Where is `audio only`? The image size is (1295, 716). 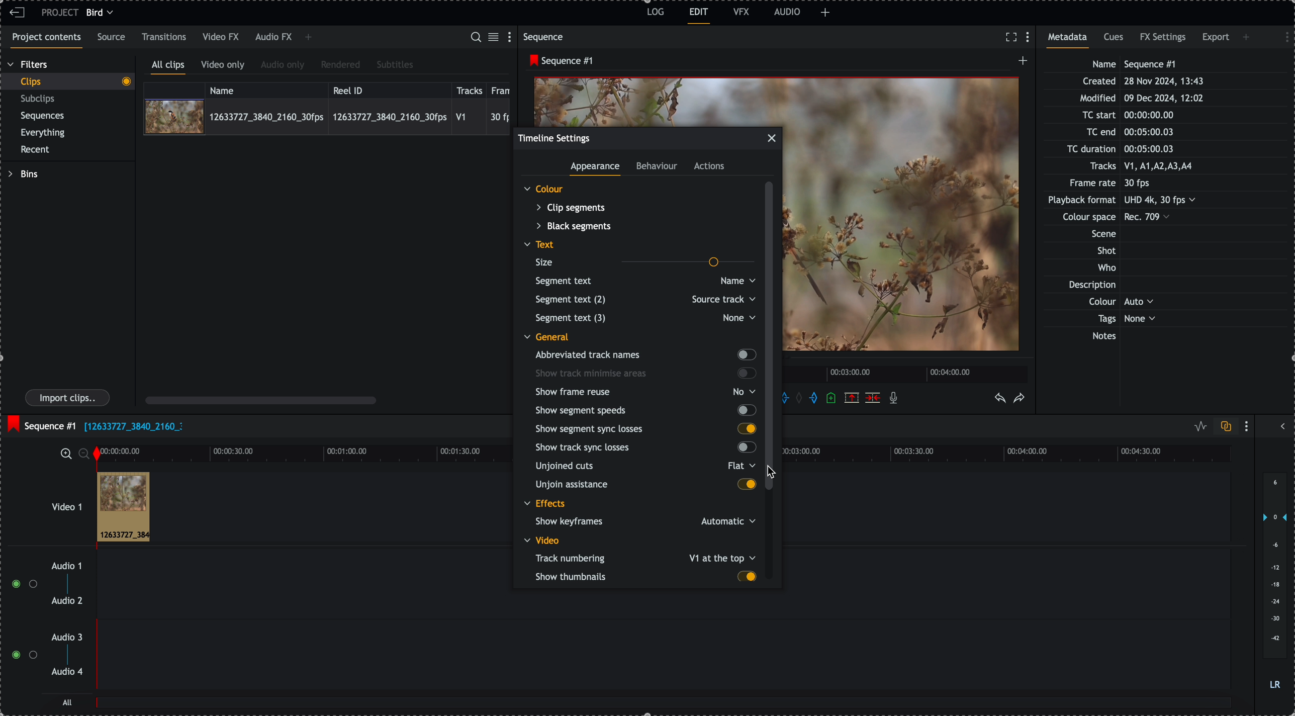 audio only is located at coordinates (283, 66).